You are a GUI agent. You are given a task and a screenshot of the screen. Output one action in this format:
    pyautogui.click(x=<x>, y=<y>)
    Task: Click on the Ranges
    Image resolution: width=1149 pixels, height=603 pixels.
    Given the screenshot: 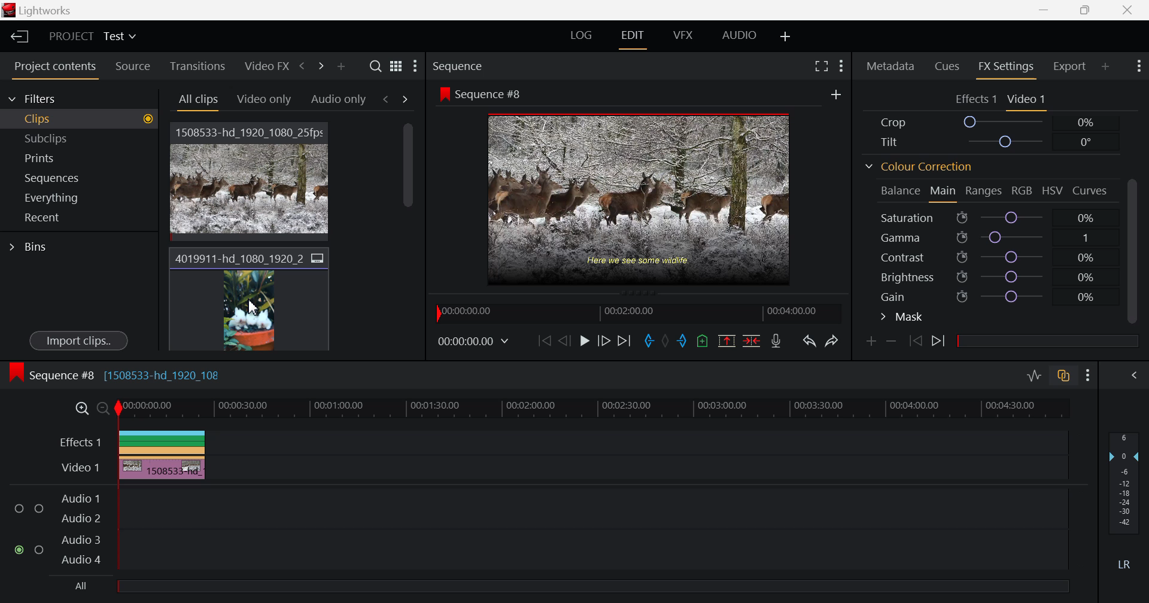 What is the action you would take?
    pyautogui.click(x=985, y=191)
    